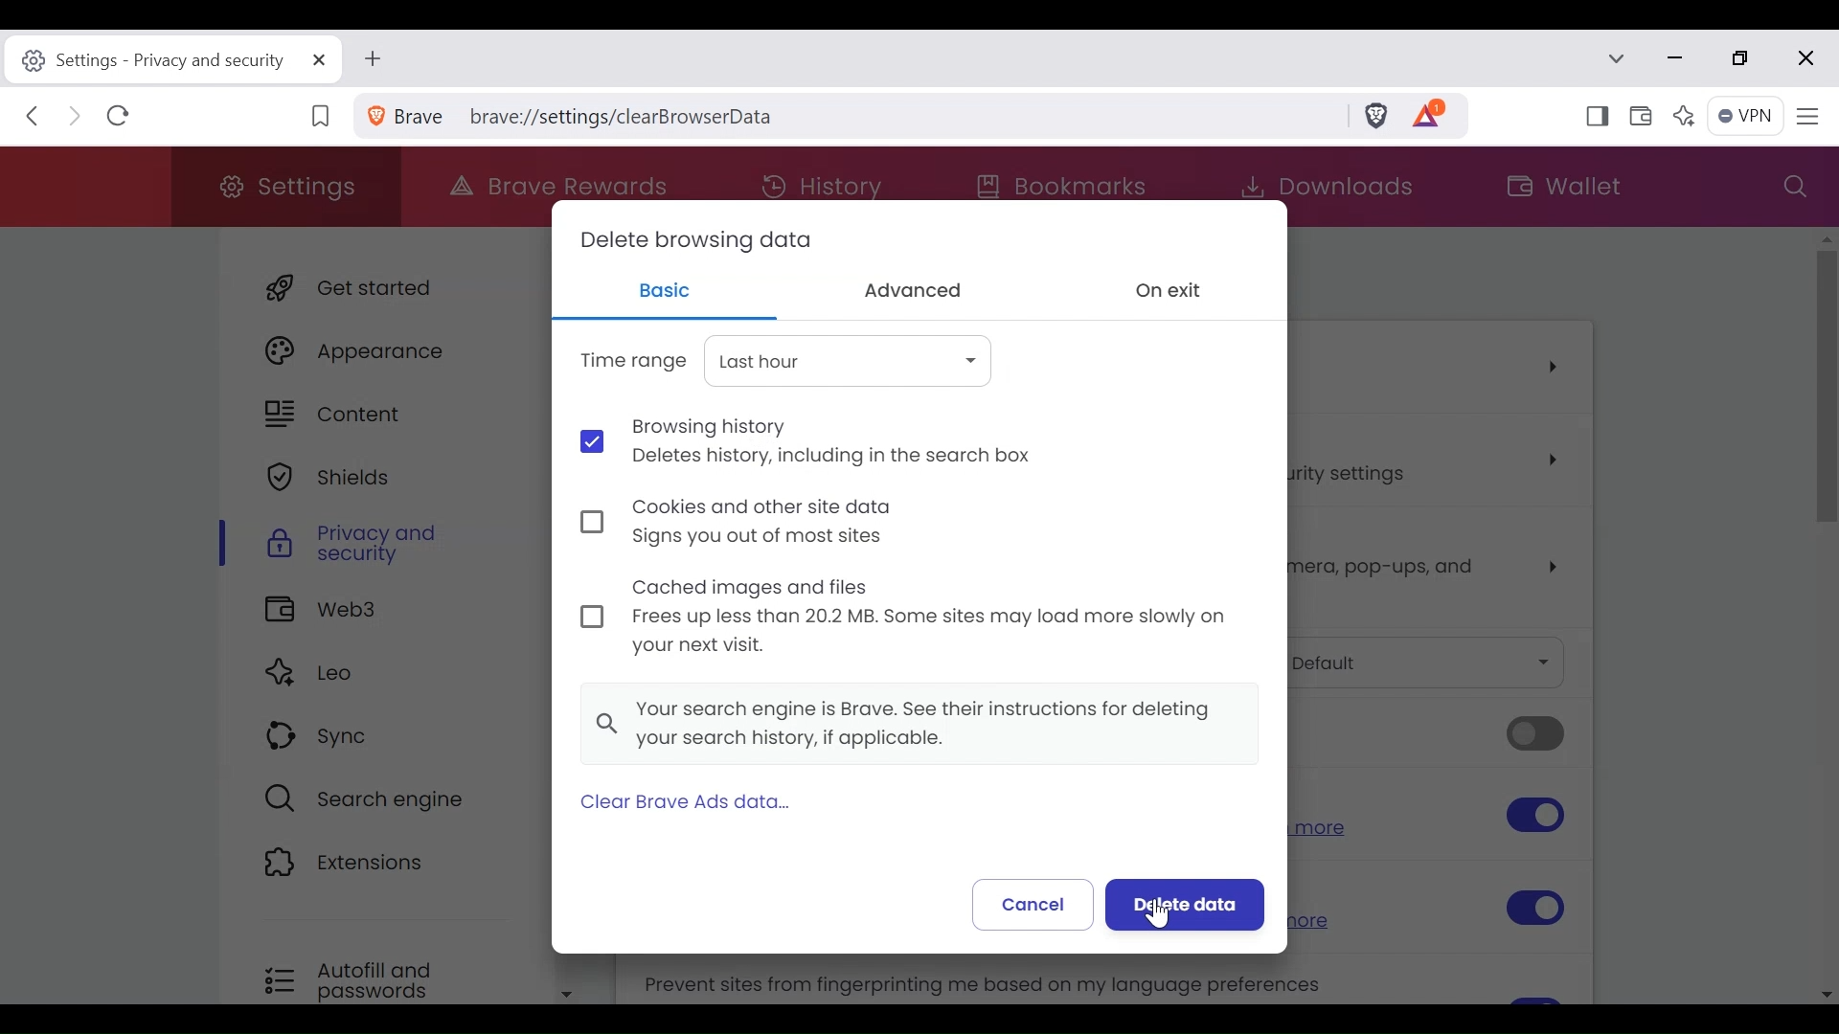  Describe the element at coordinates (1745, 117) in the screenshot. I see `VPN` at that location.